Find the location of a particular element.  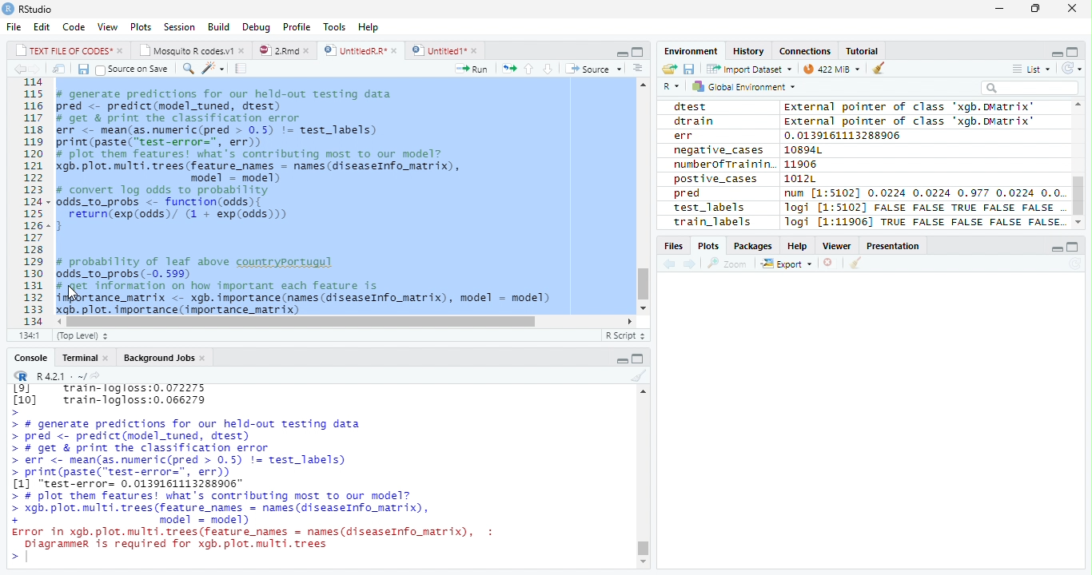

pred is located at coordinates (687, 194).